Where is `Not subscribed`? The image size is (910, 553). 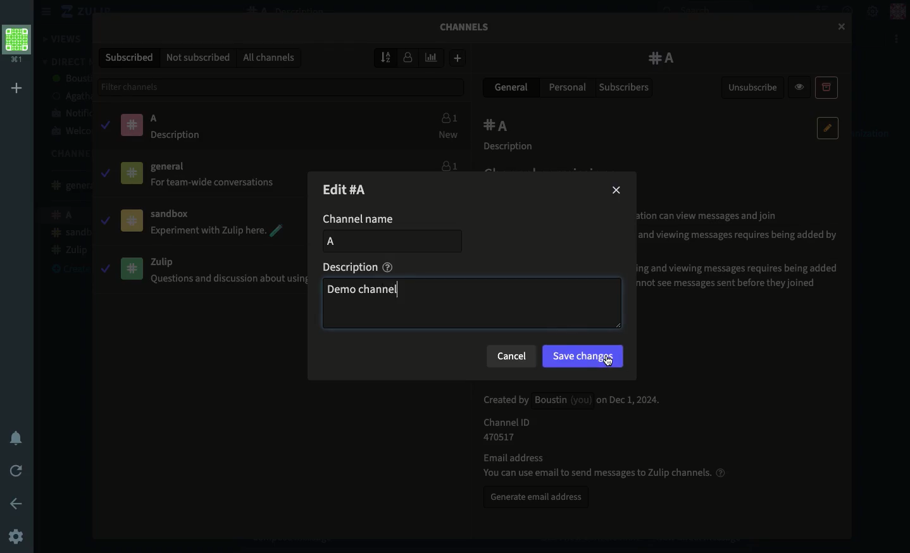
Not subscribed is located at coordinates (199, 58).